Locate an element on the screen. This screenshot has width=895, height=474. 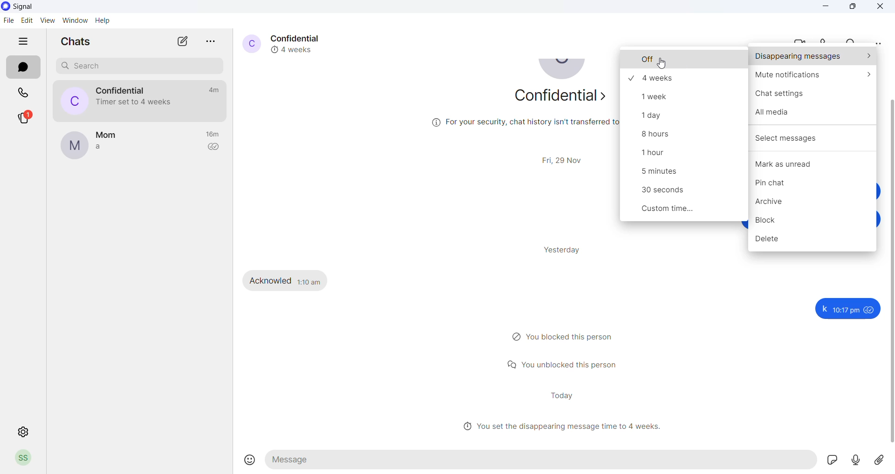
chats is located at coordinates (24, 68).